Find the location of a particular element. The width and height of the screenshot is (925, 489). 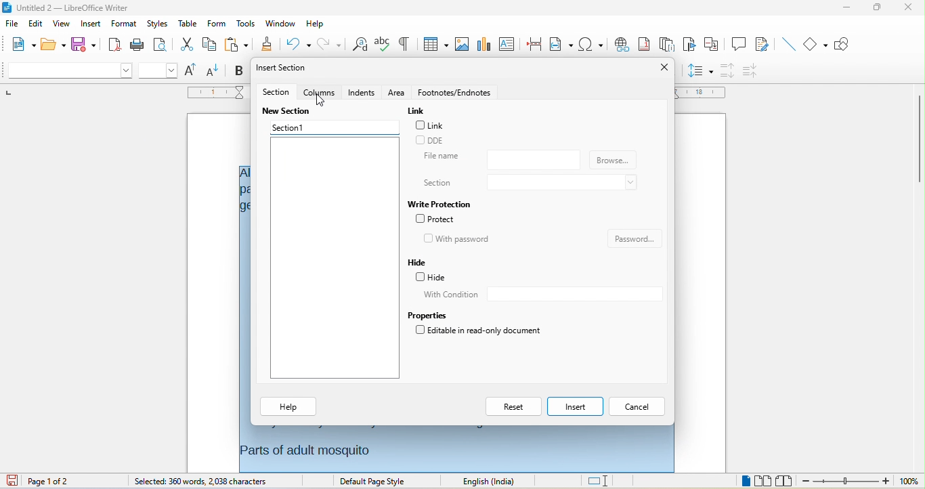

link is located at coordinates (431, 125).